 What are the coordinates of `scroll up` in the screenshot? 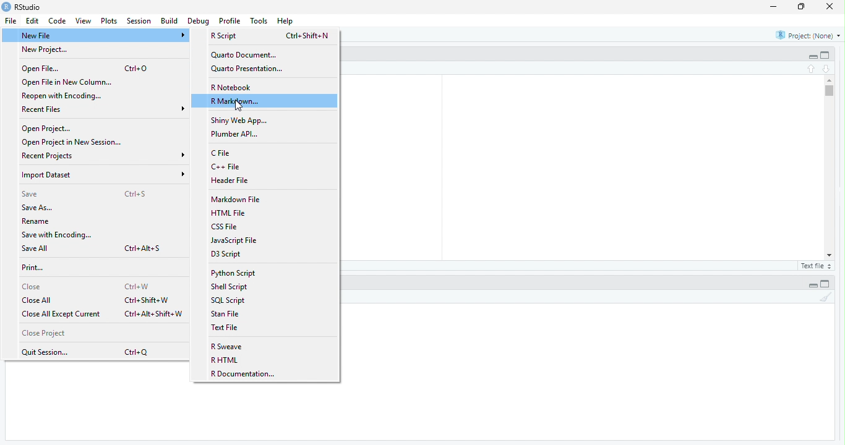 It's located at (830, 80).